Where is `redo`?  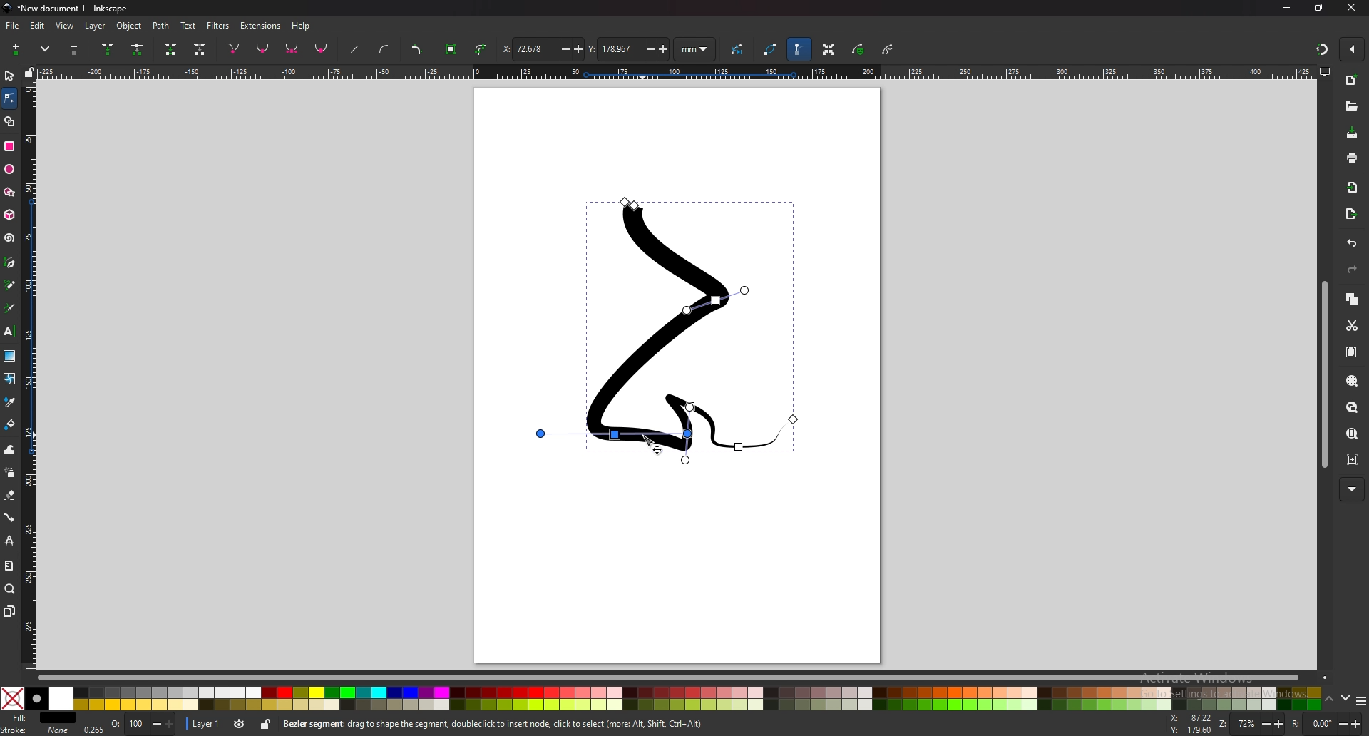 redo is located at coordinates (1352, 270).